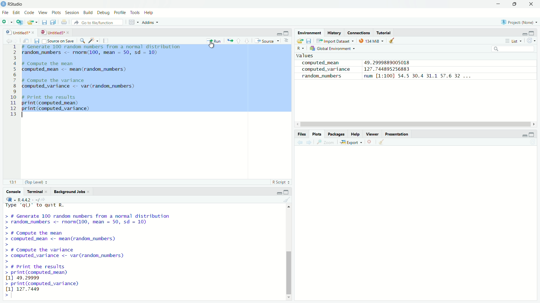 This screenshot has width=540, height=303. I want to click on minimize, so click(278, 192).